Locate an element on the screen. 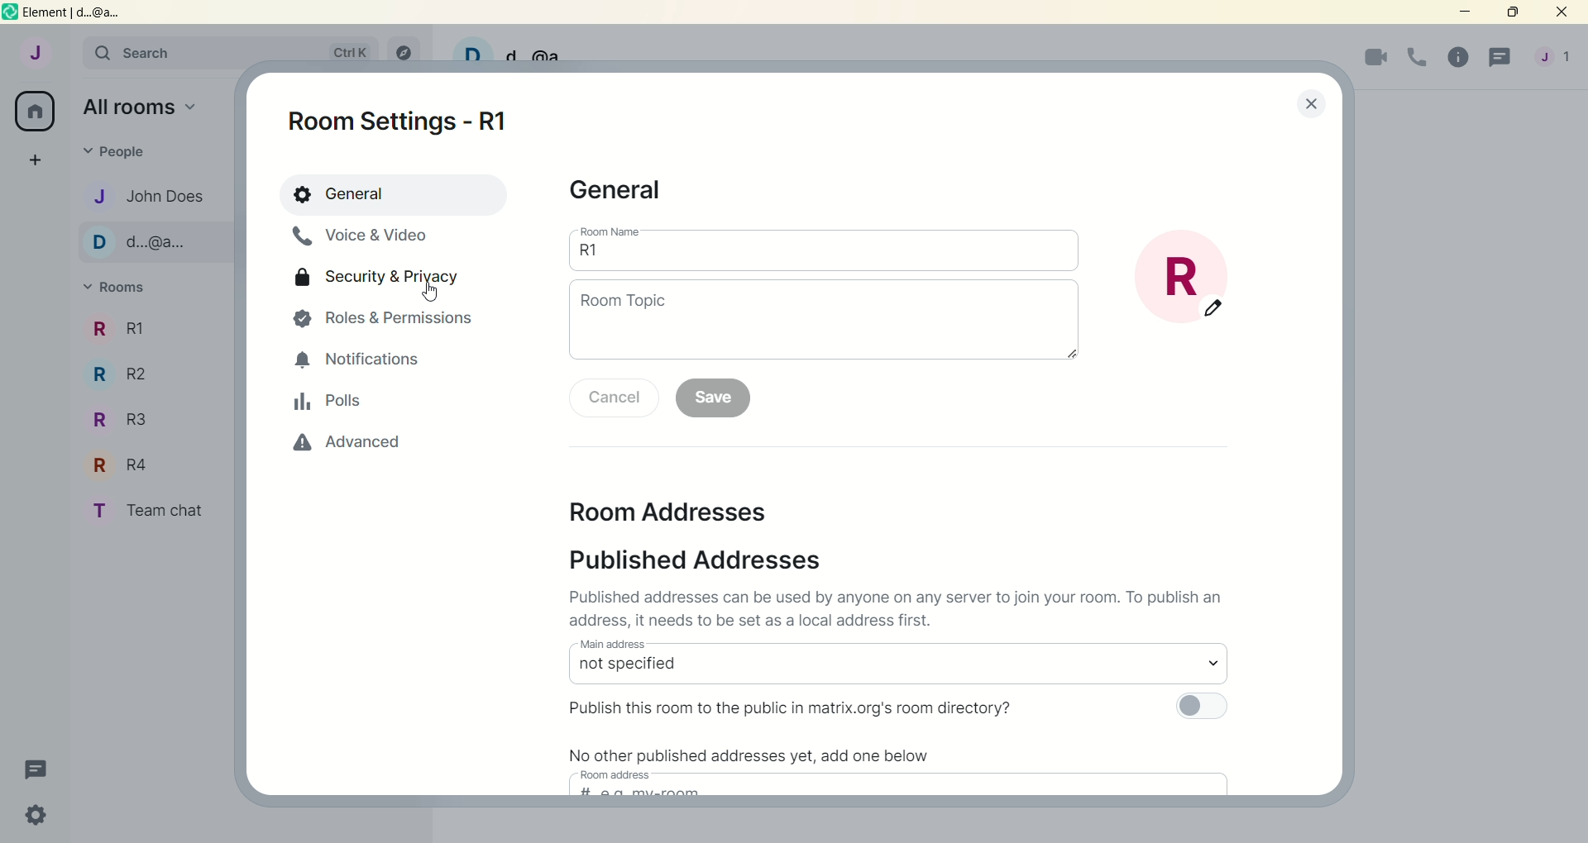 This screenshot has width=1588, height=843. video call is located at coordinates (1377, 60).